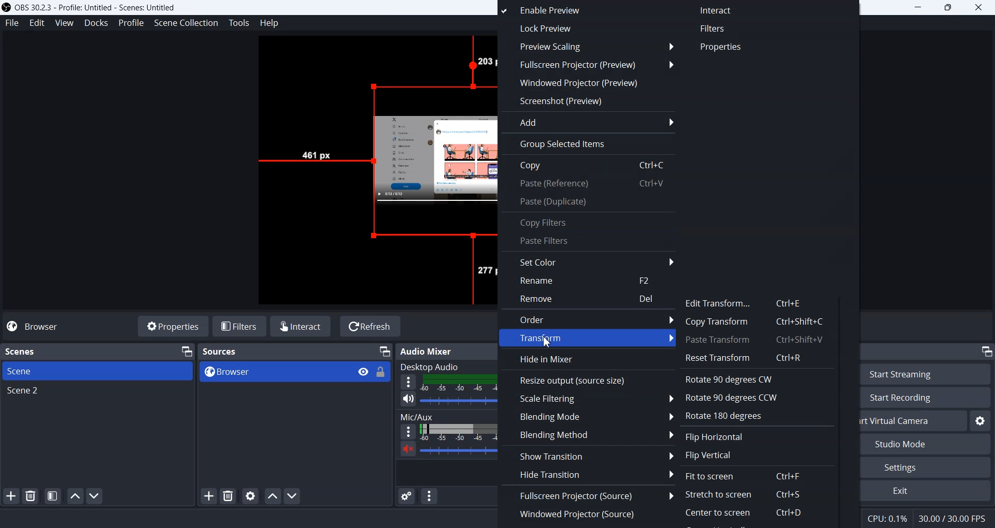 This screenshot has width=995, height=528. What do you see at coordinates (713, 454) in the screenshot?
I see `Flip Vertical` at bounding box center [713, 454].